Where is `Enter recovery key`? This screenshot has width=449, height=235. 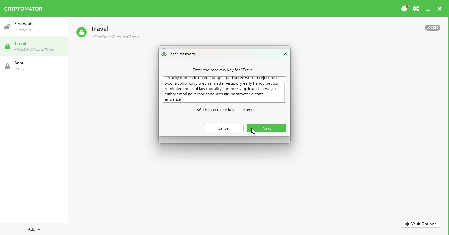 Enter recovery key is located at coordinates (222, 70).